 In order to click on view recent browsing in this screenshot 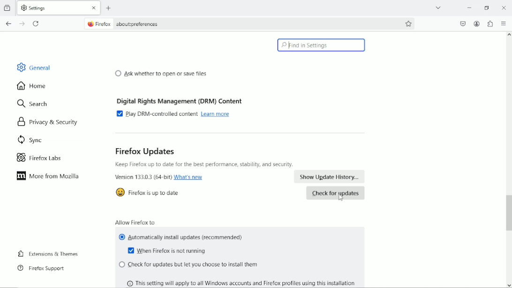, I will do `click(8, 8)`.